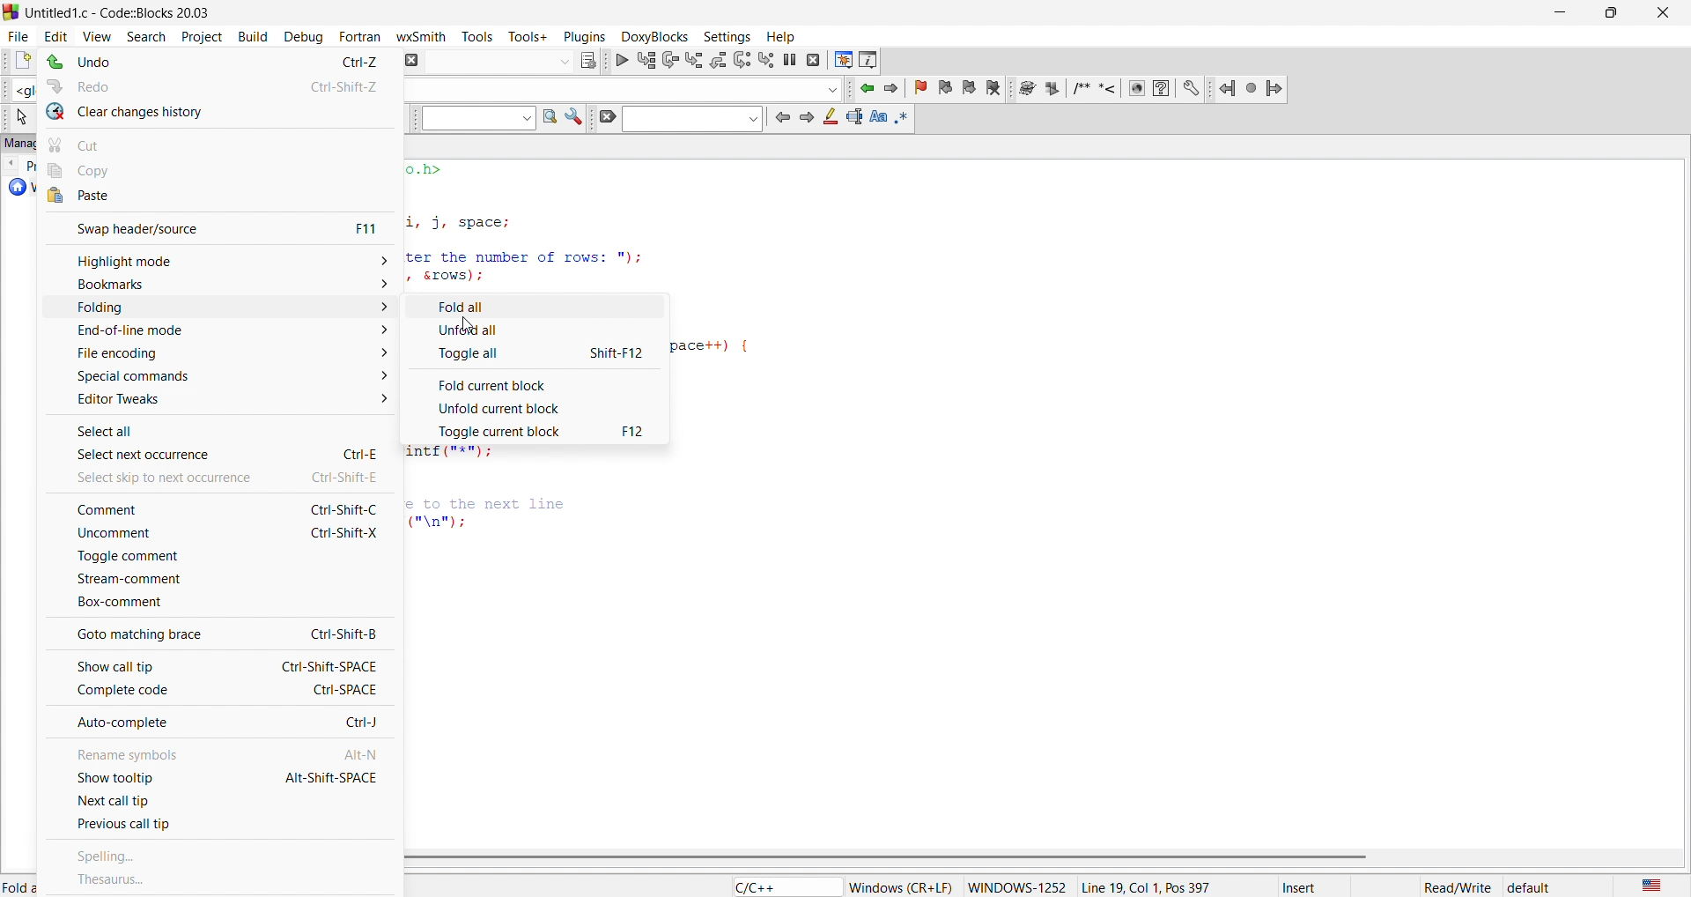  I want to click on select all, so click(220, 426).